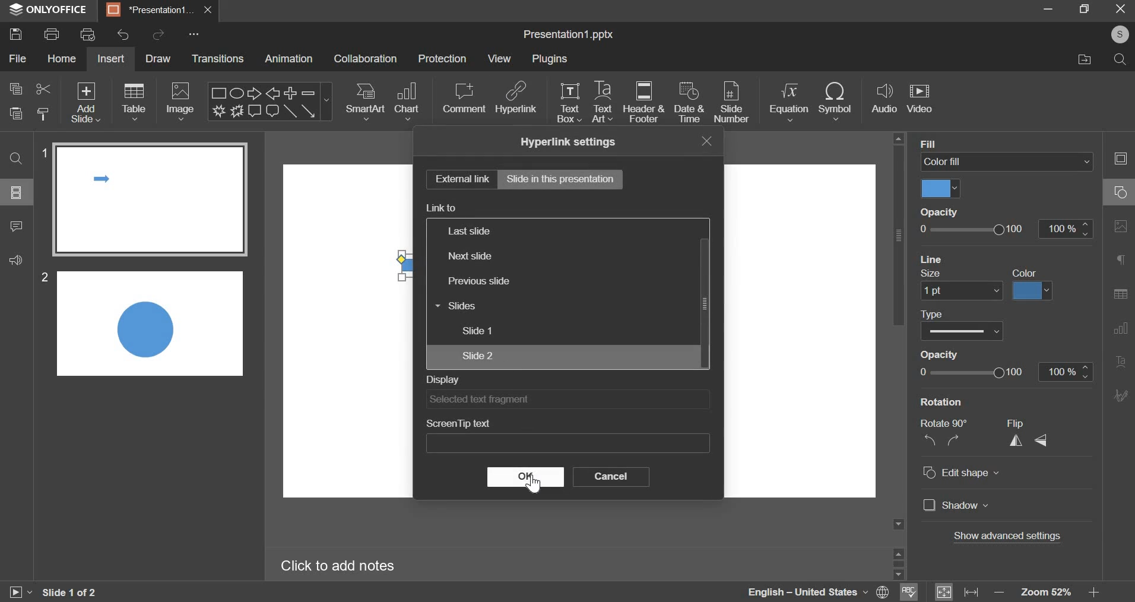 This screenshot has height=602, width=1135. What do you see at coordinates (43, 113) in the screenshot?
I see `copy style` at bounding box center [43, 113].